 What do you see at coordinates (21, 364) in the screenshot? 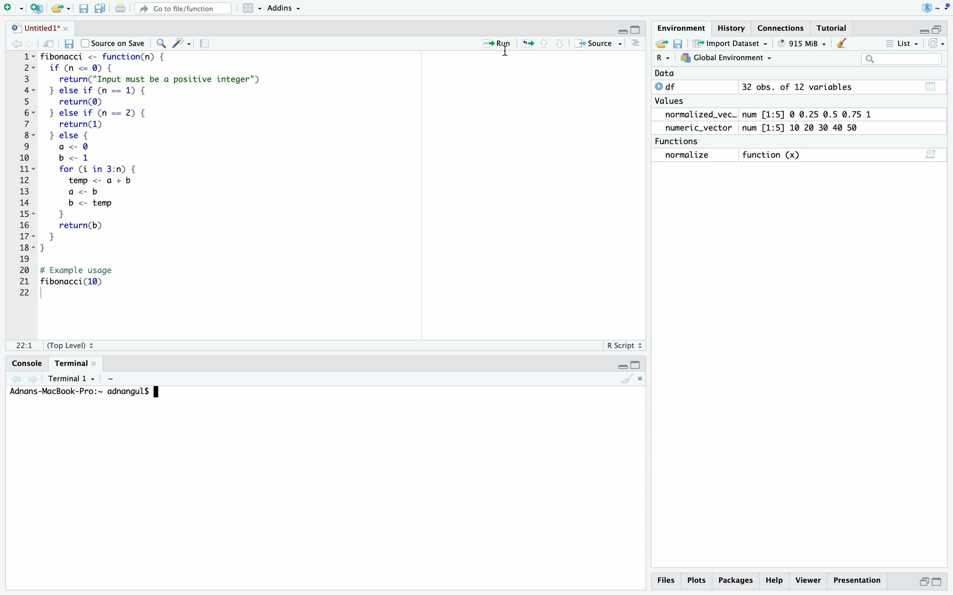
I see `console` at bounding box center [21, 364].